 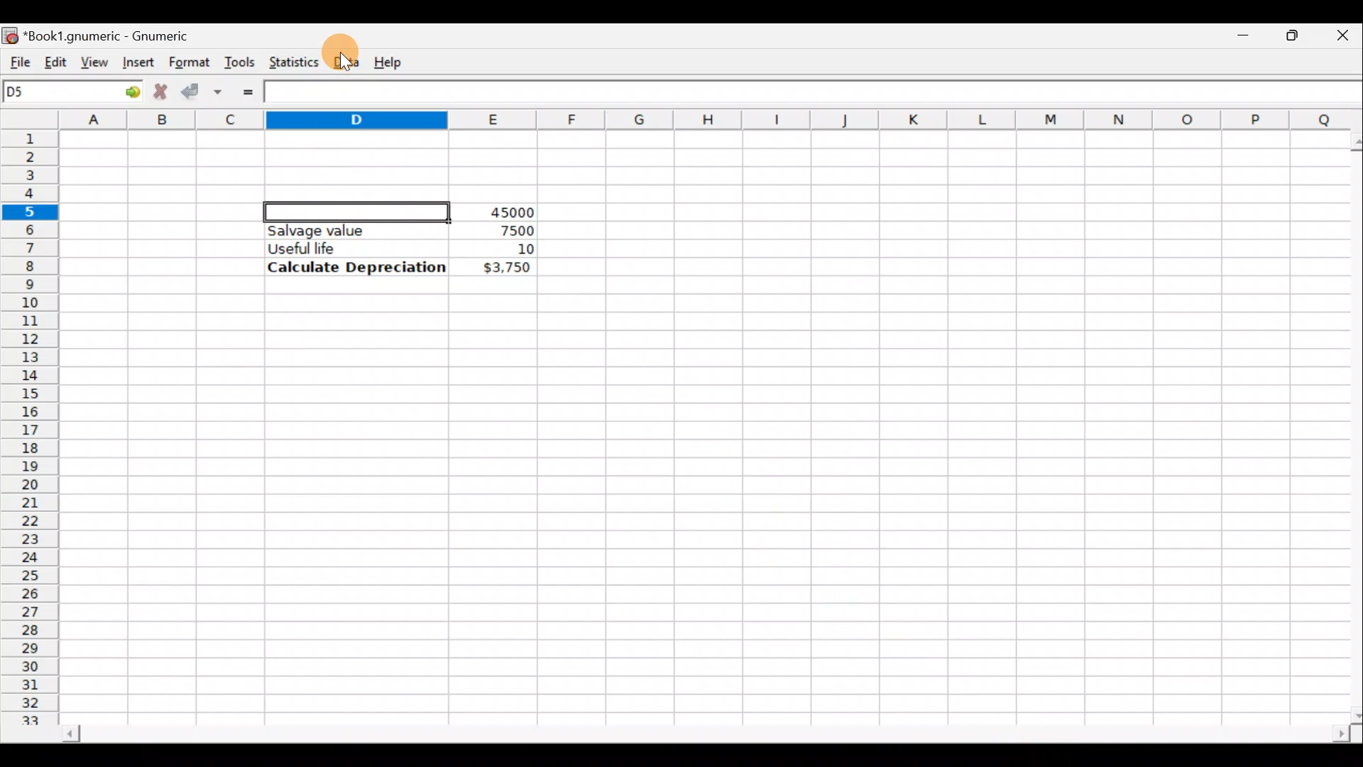 I want to click on Useful life, so click(x=349, y=248).